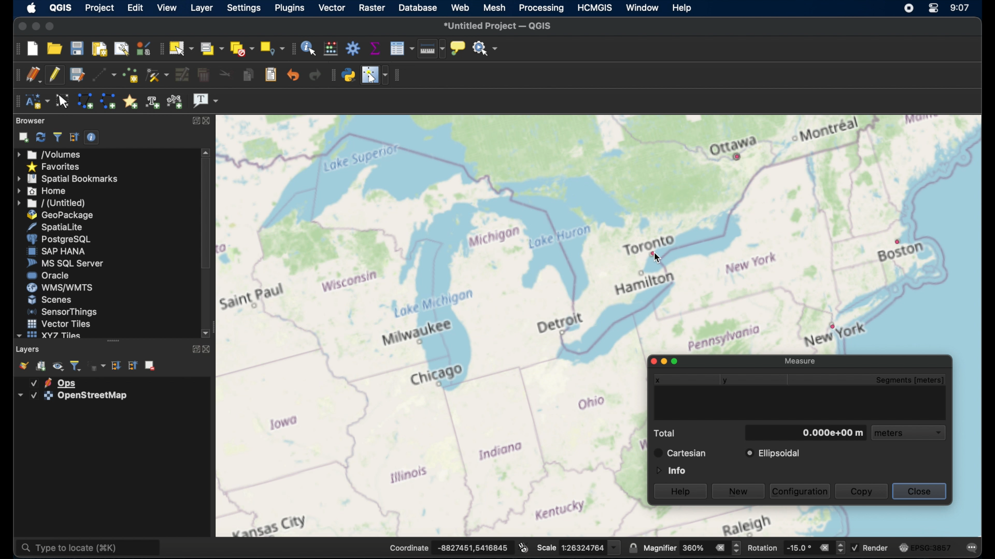 This screenshot has height=559, width=995. What do you see at coordinates (399, 76) in the screenshot?
I see `vector toolbar` at bounding box center [399, 76].